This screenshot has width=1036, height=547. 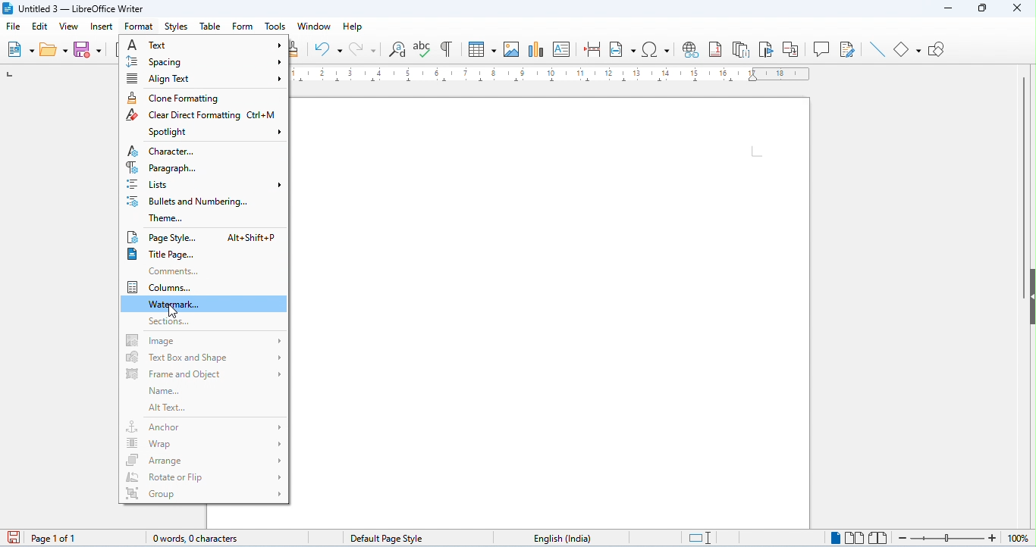 What do you see at coordinates (1032, 295) in the screenshot?
I see `hidebar` at bounding box center [1032, 295].